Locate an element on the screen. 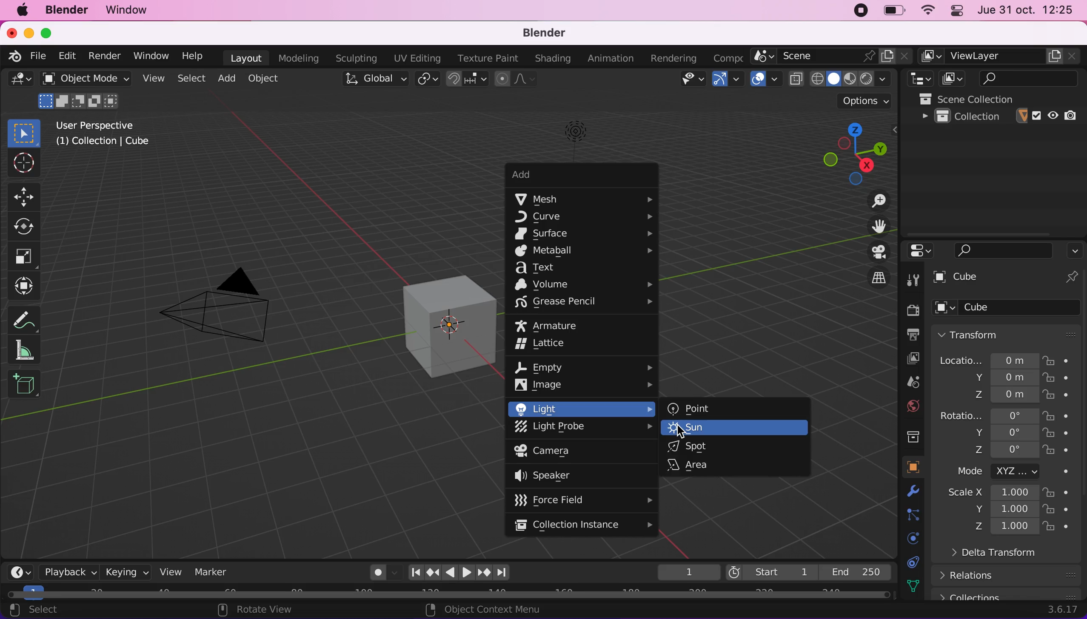 This screenshot has width=1087, height=619. view is located at coordinates (170, 571).